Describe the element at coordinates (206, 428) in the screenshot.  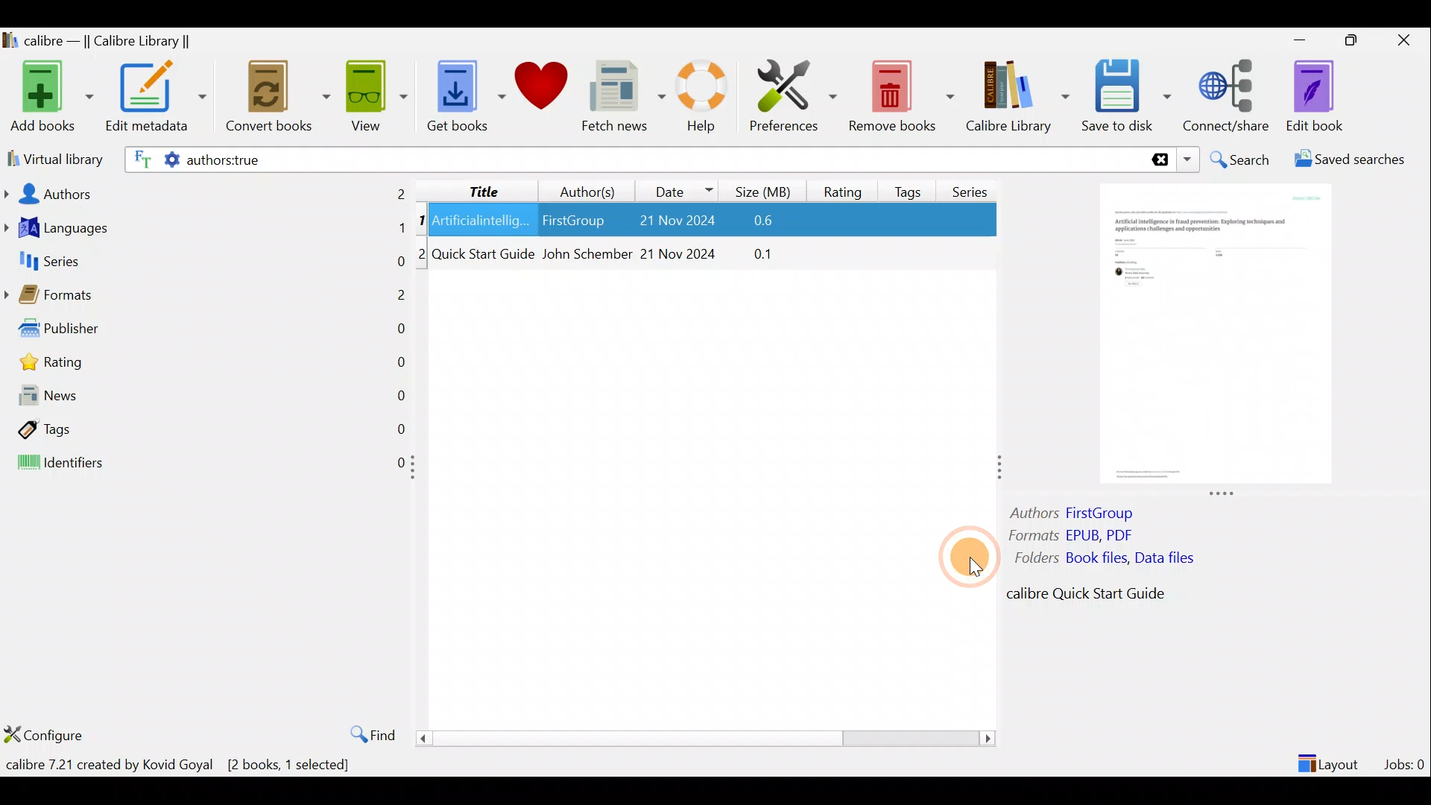
I see `Tags` at that location.